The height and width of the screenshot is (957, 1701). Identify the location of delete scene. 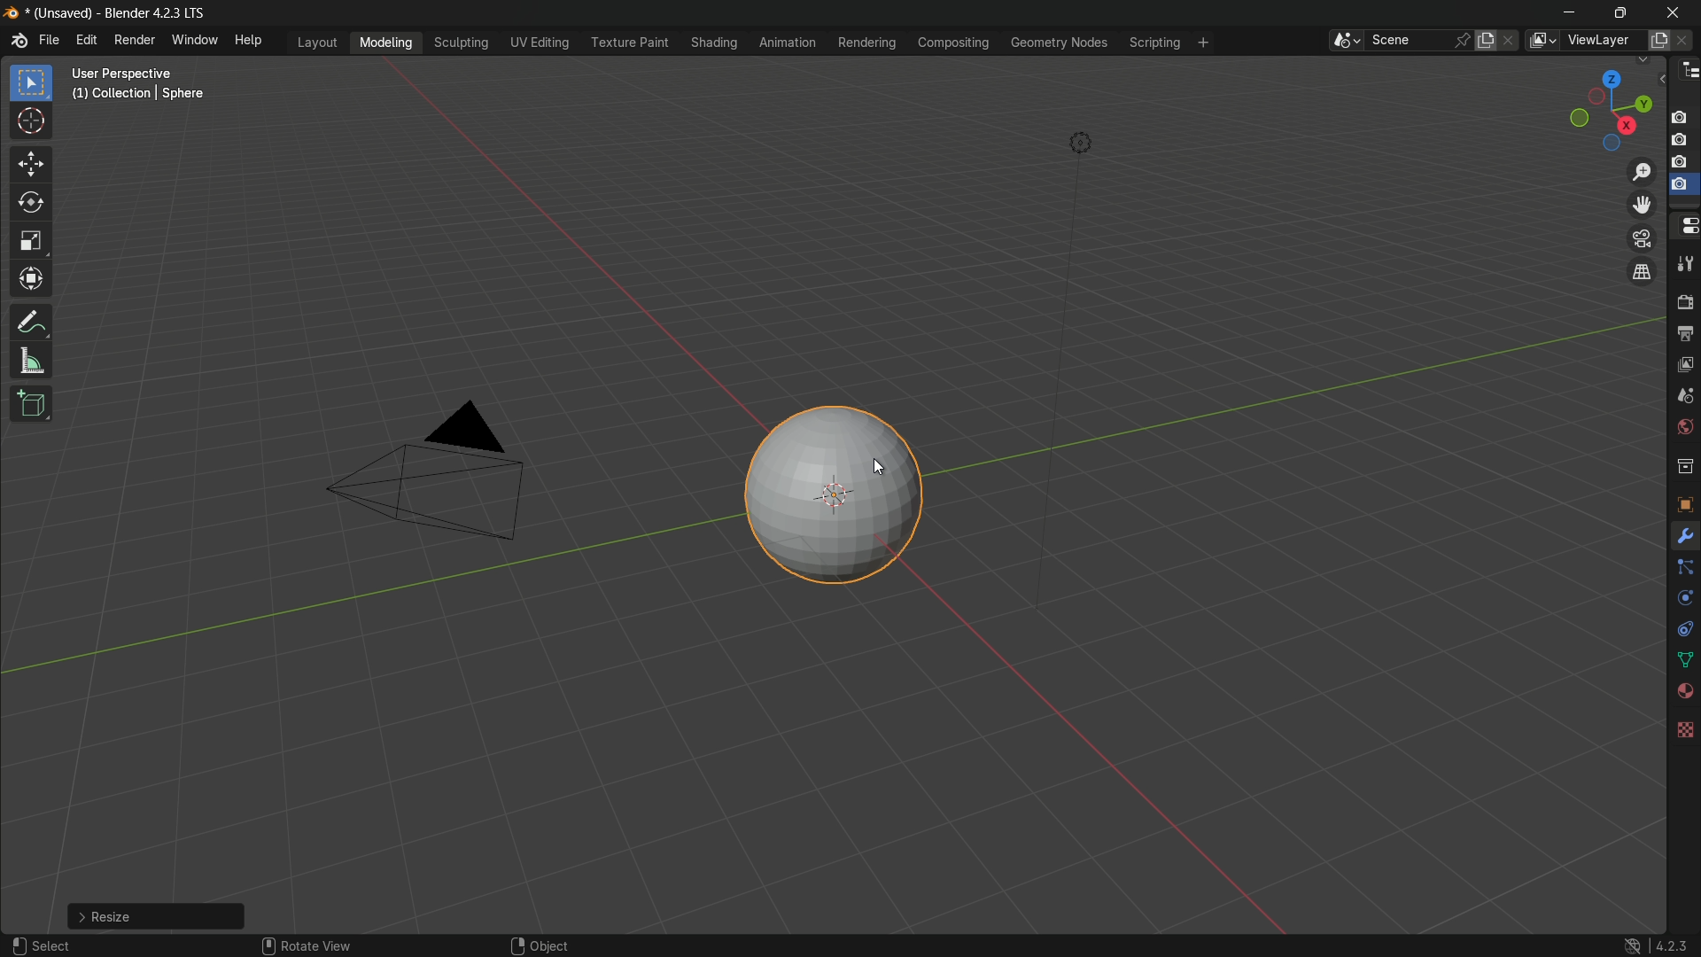
(1510, 41).